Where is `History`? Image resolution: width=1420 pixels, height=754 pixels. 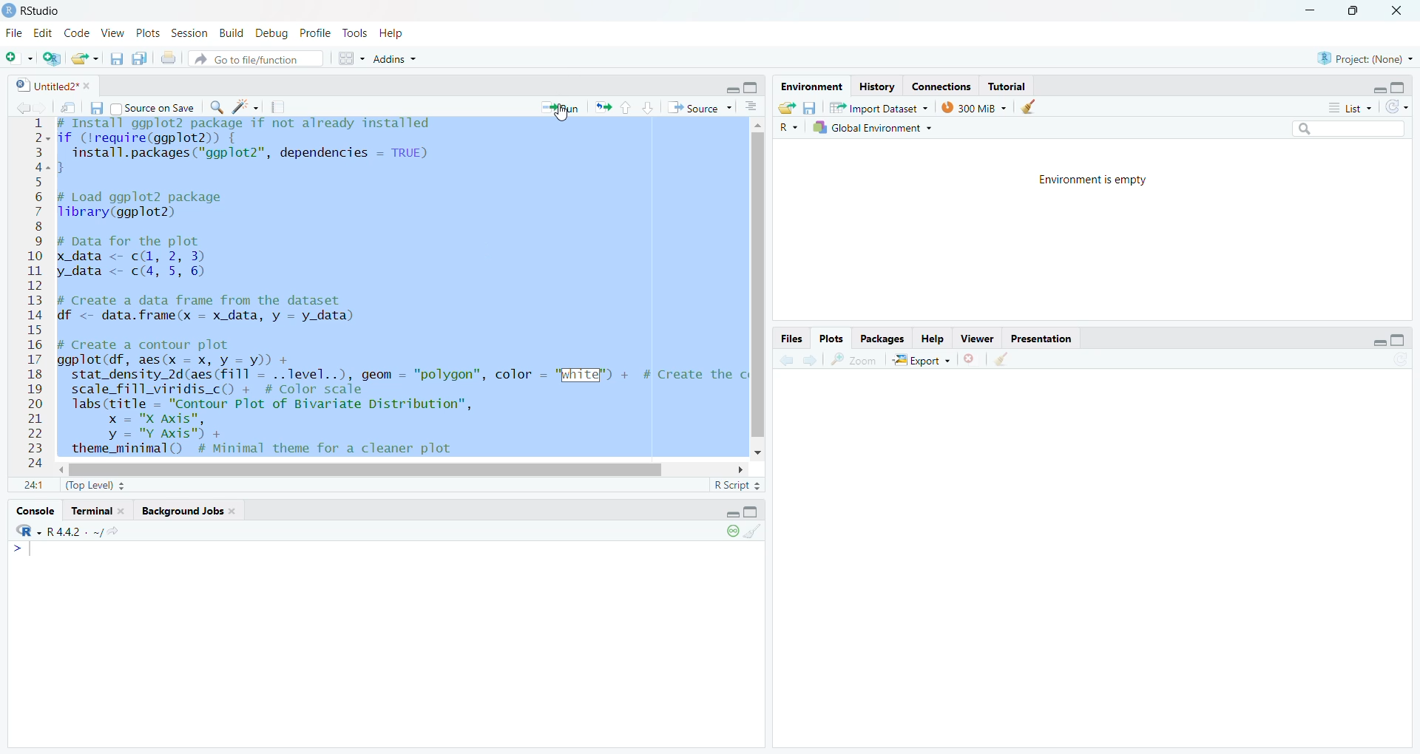
History is located at coordinates (877, 85).